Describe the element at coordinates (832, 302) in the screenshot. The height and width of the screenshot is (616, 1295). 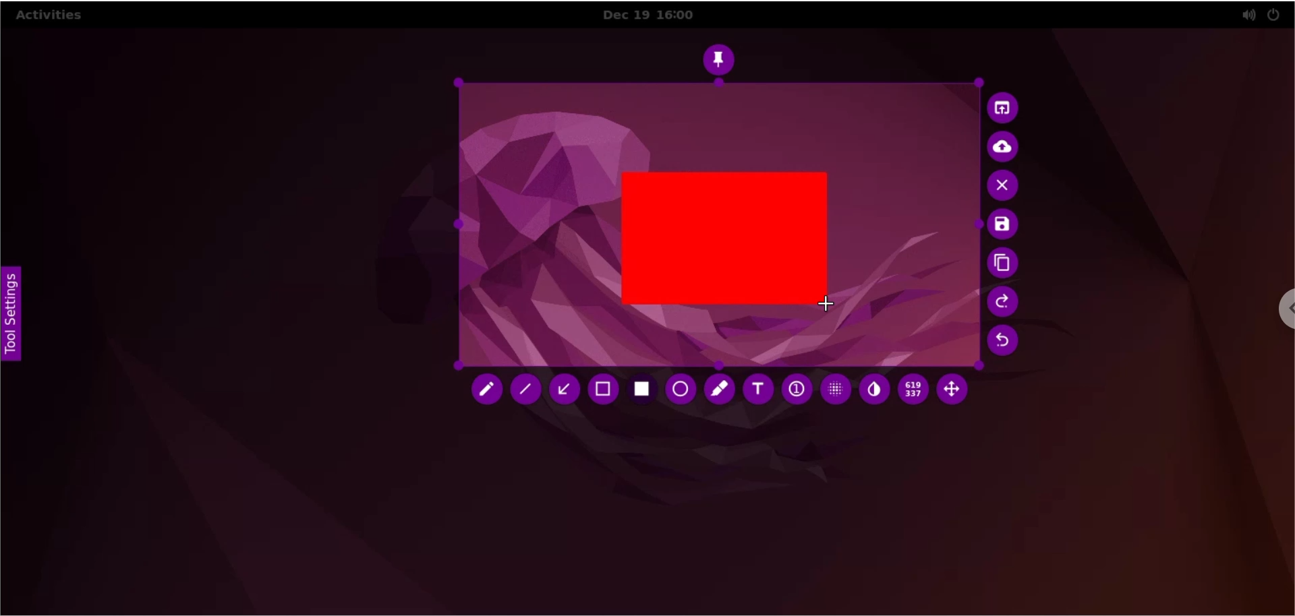
I see `cursor` at that location.